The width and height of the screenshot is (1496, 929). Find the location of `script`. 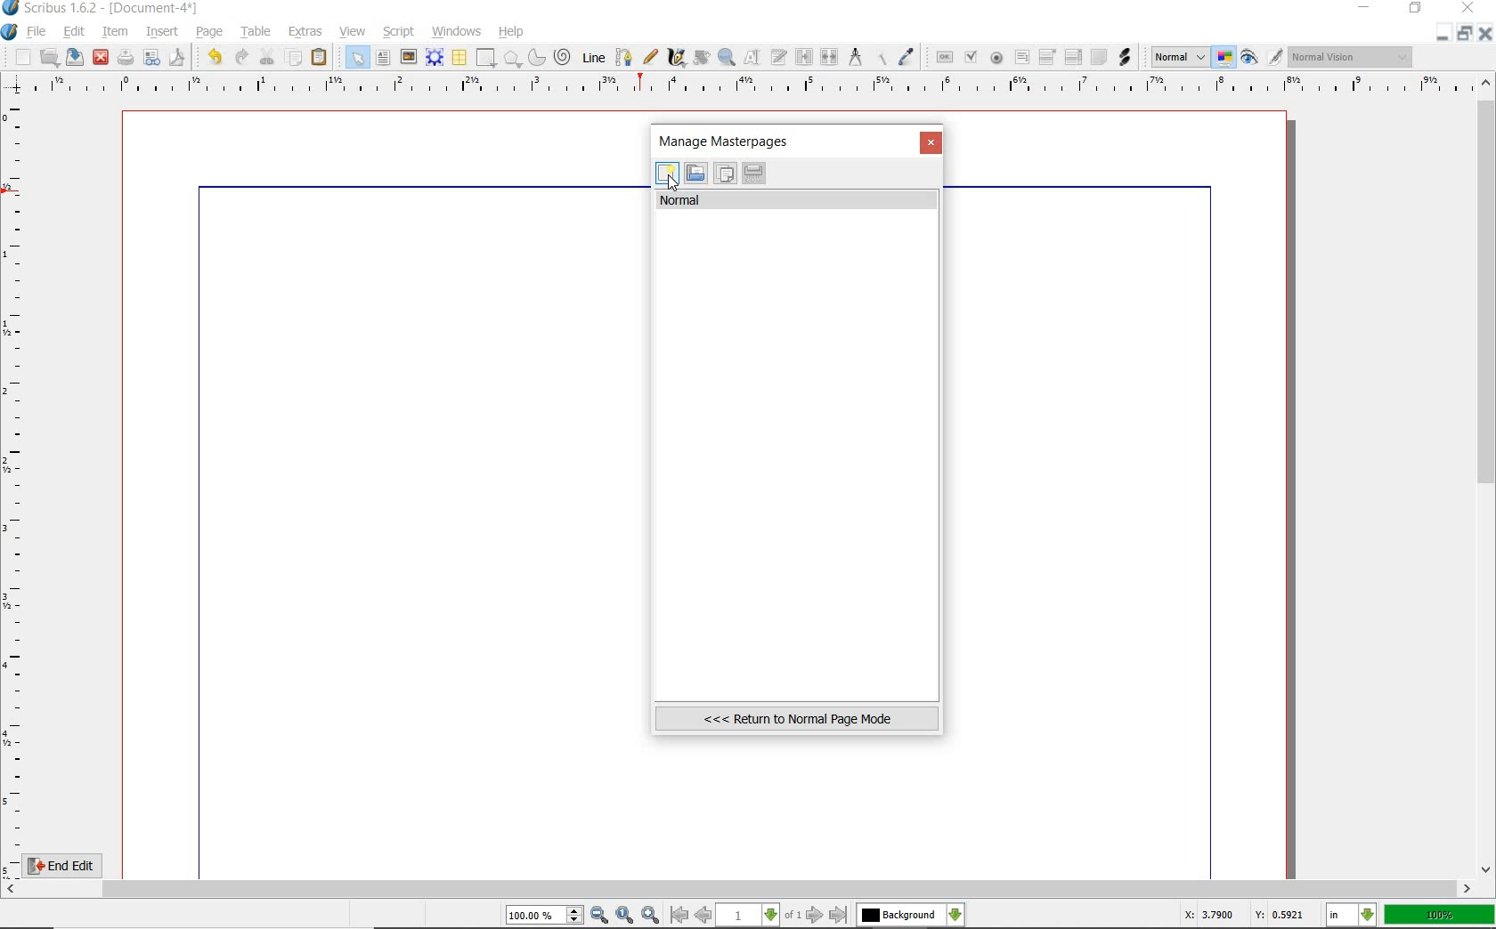

script is located at coordinates (400, 30).